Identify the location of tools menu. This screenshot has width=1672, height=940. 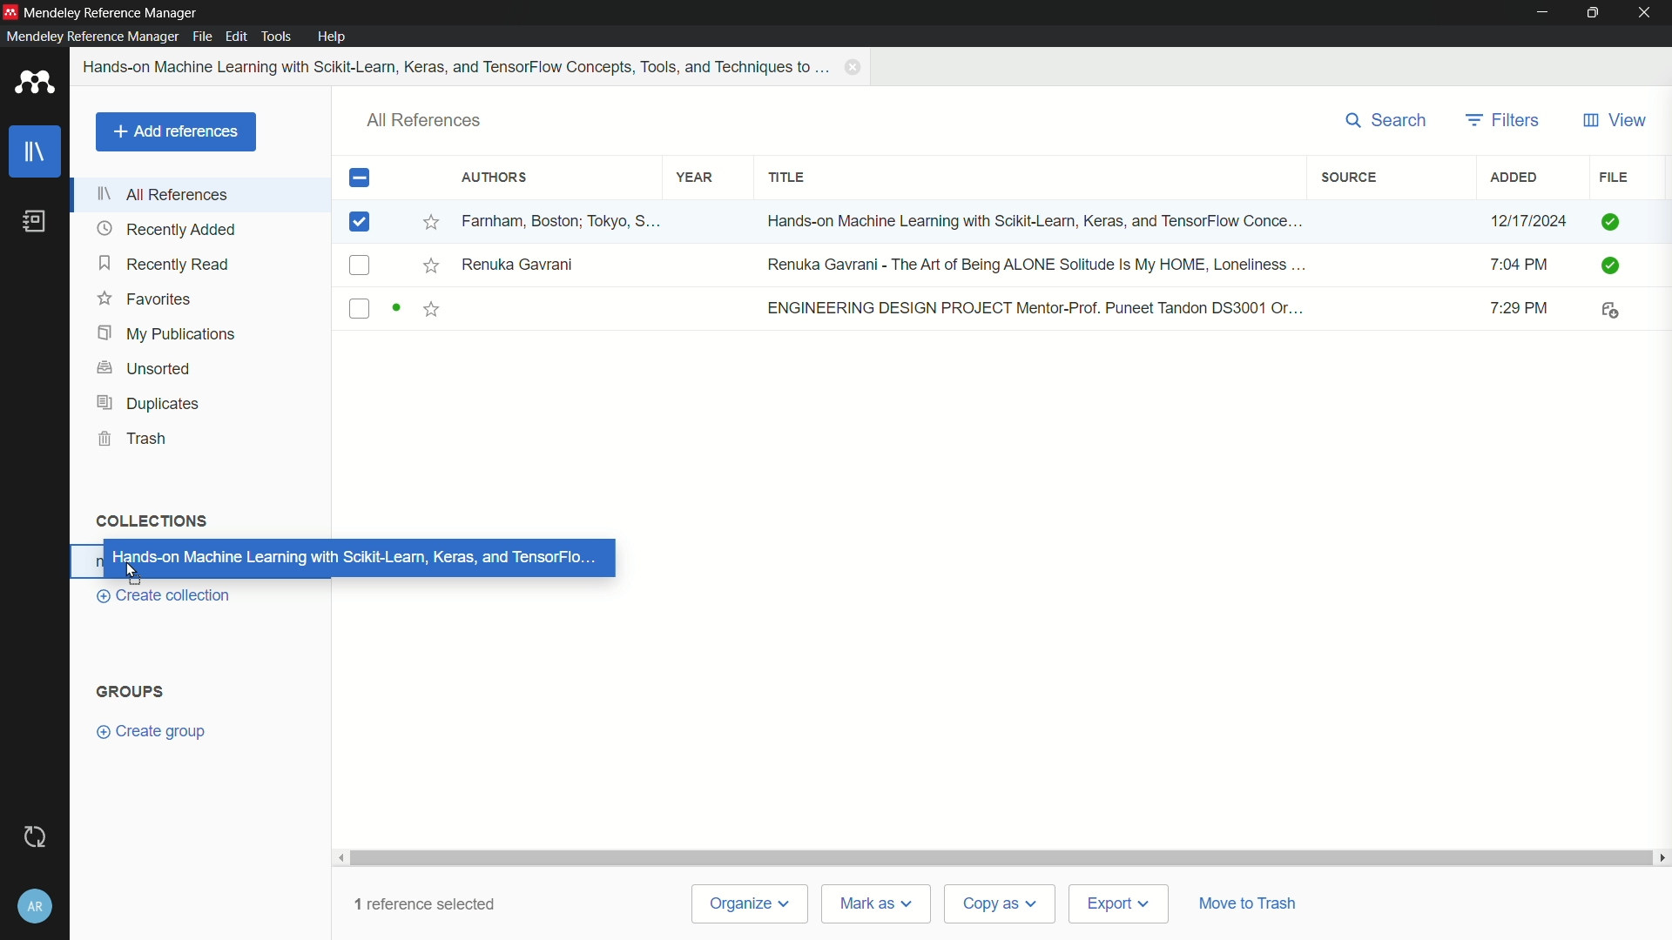
(275, 37).